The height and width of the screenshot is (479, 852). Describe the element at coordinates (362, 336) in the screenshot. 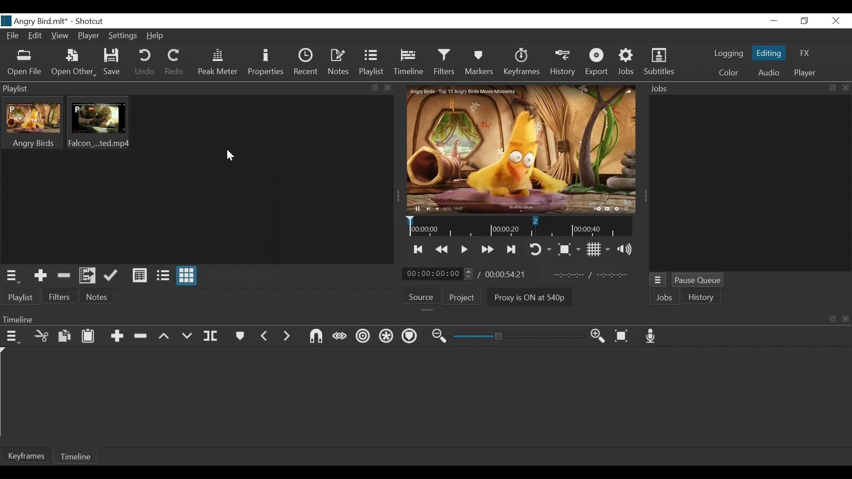

I see `Ripple` at that location.